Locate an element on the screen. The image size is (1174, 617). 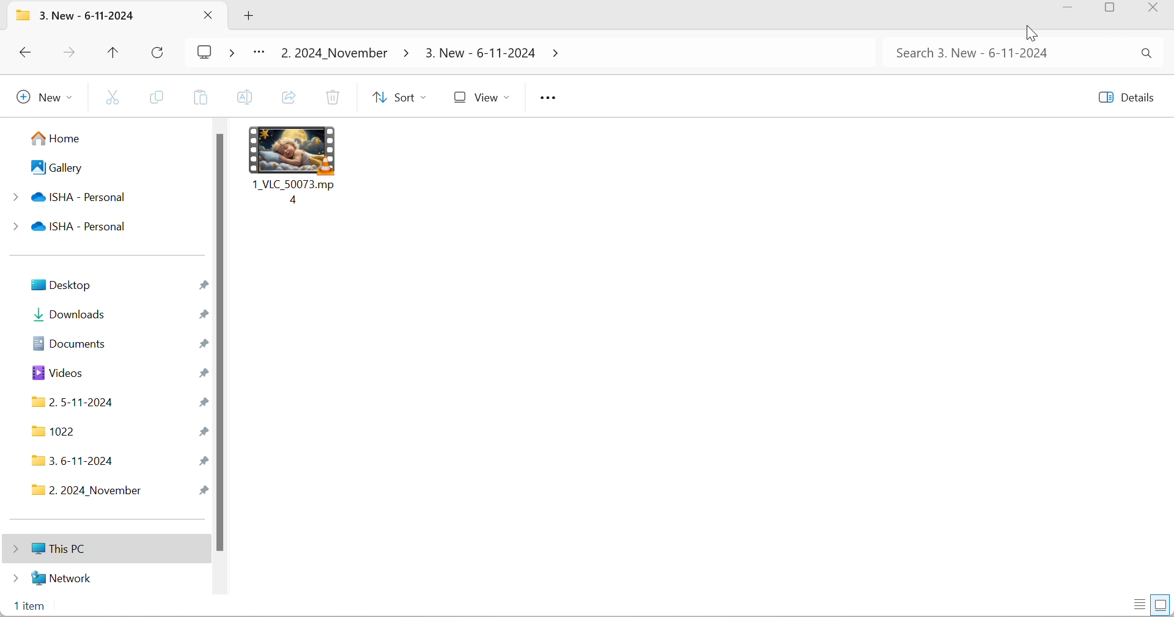
ISHA - Personal is located at coordinates (68, 226).